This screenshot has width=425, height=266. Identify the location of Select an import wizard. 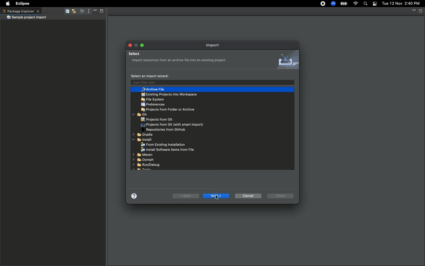
(150, 76).